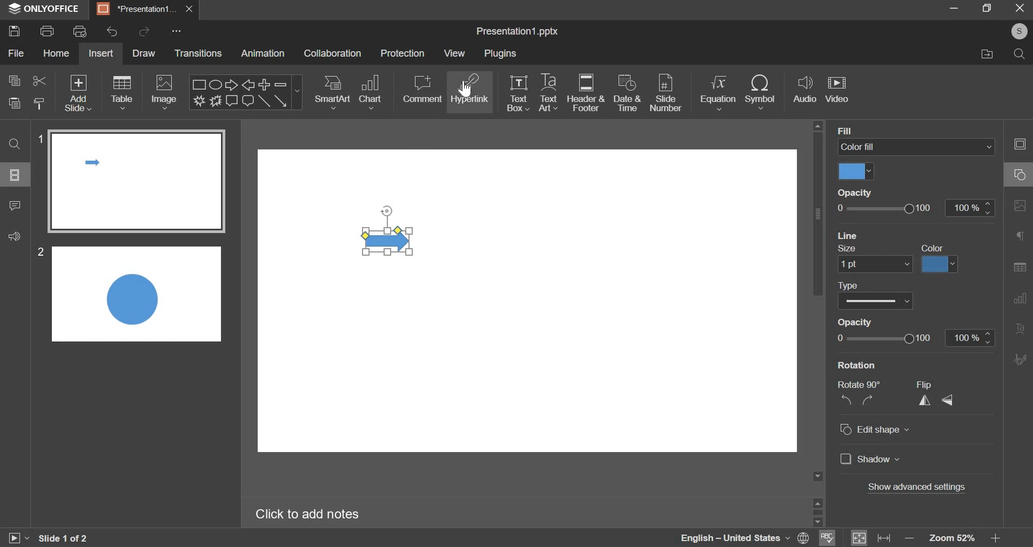  I want to click on account name, so click(1019, 31).